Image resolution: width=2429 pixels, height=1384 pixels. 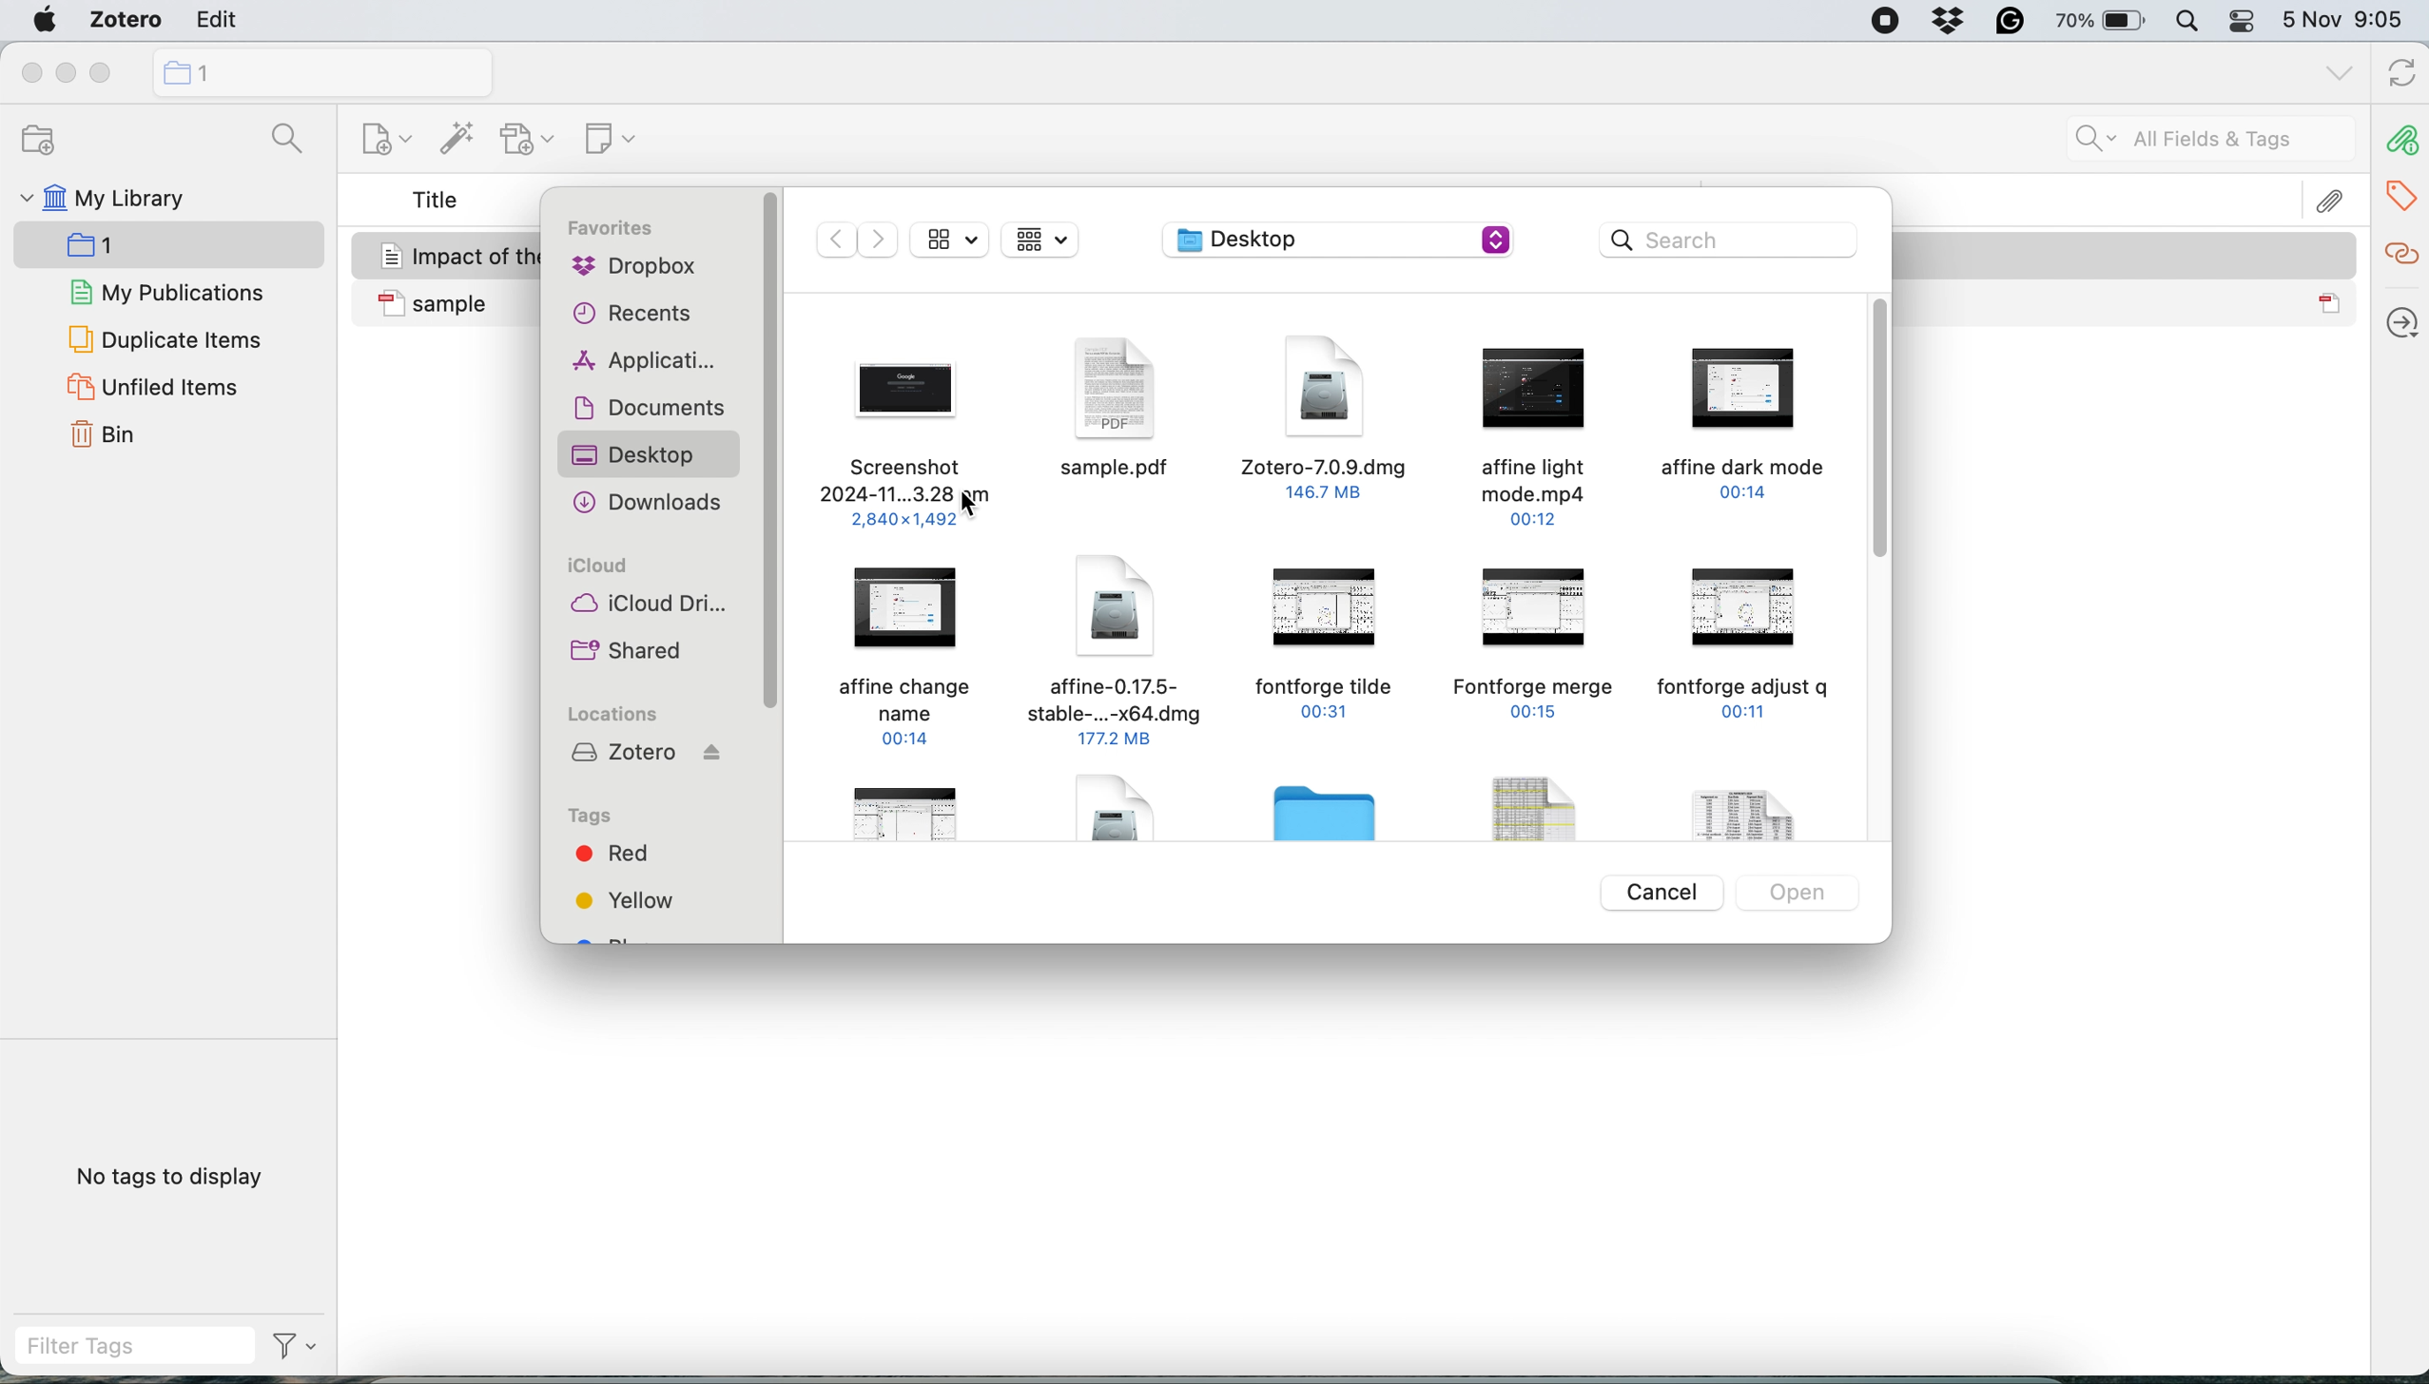 What do you see at coordinates (629, 898) in the screenshot?
I see `yellow` at bounding box center [629, 898].